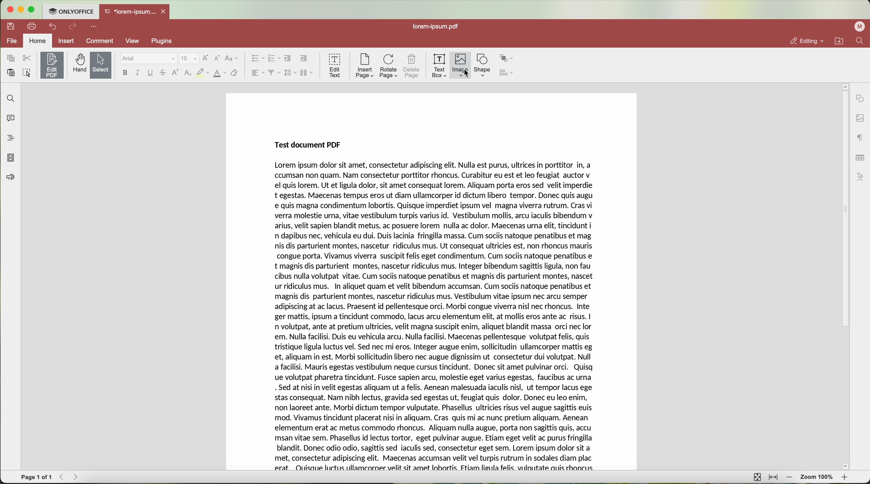  I want to click on rotate page, so click(389, 66).